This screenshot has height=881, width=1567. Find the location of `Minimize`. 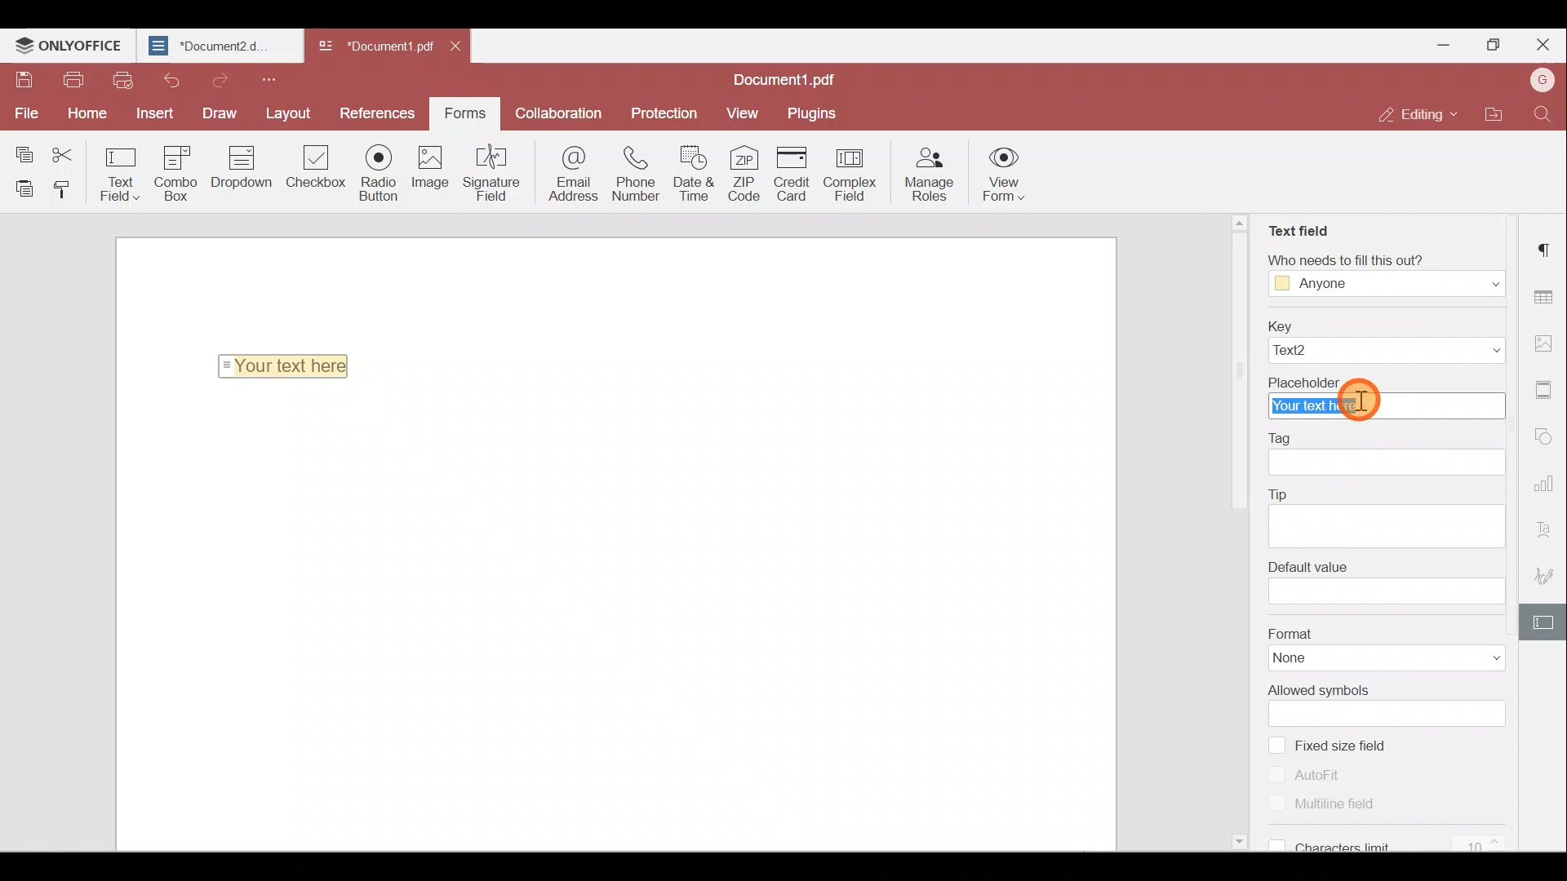

Minimize is located at coordinates (1445, 43).